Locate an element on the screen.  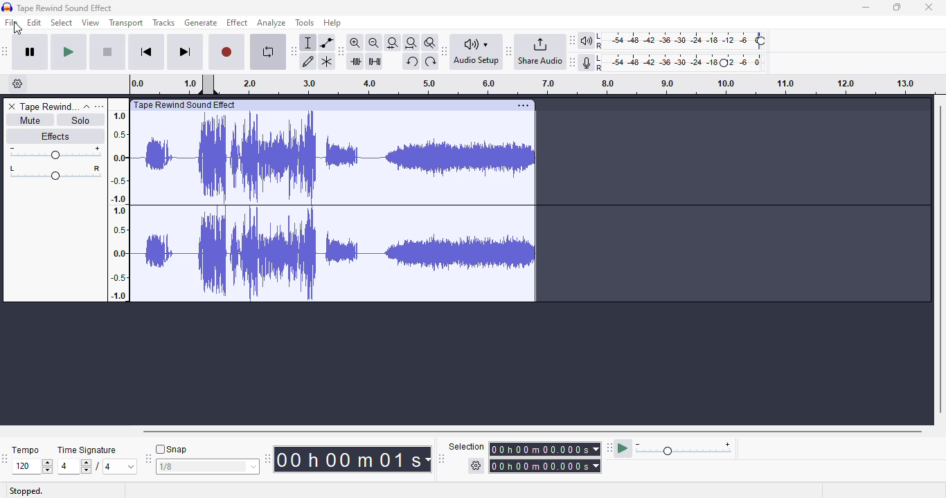
help is located at coordinates (332, 23).